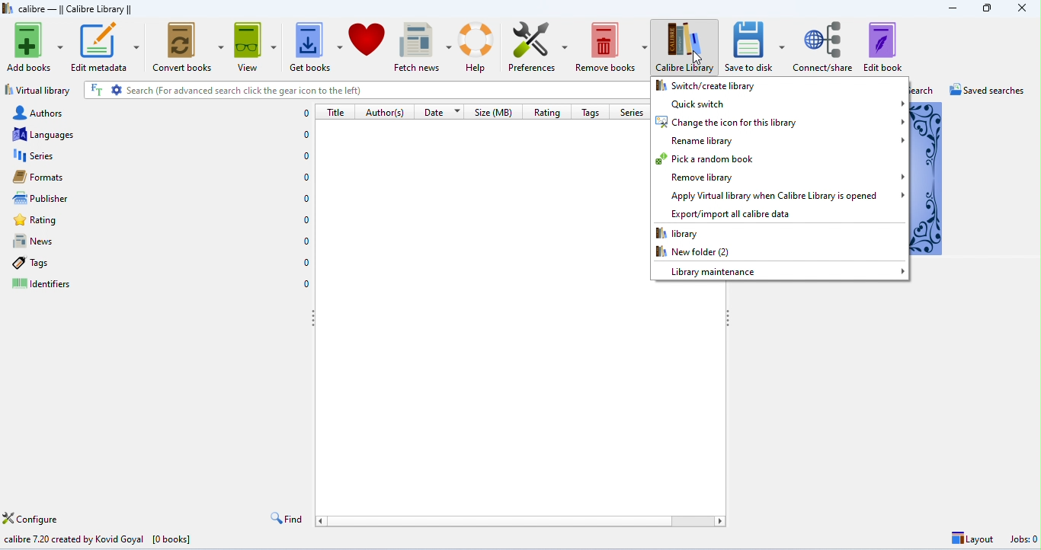 The width and height of the screenshot is (1041, 550). I want to click on edit book, so click(883, 46).